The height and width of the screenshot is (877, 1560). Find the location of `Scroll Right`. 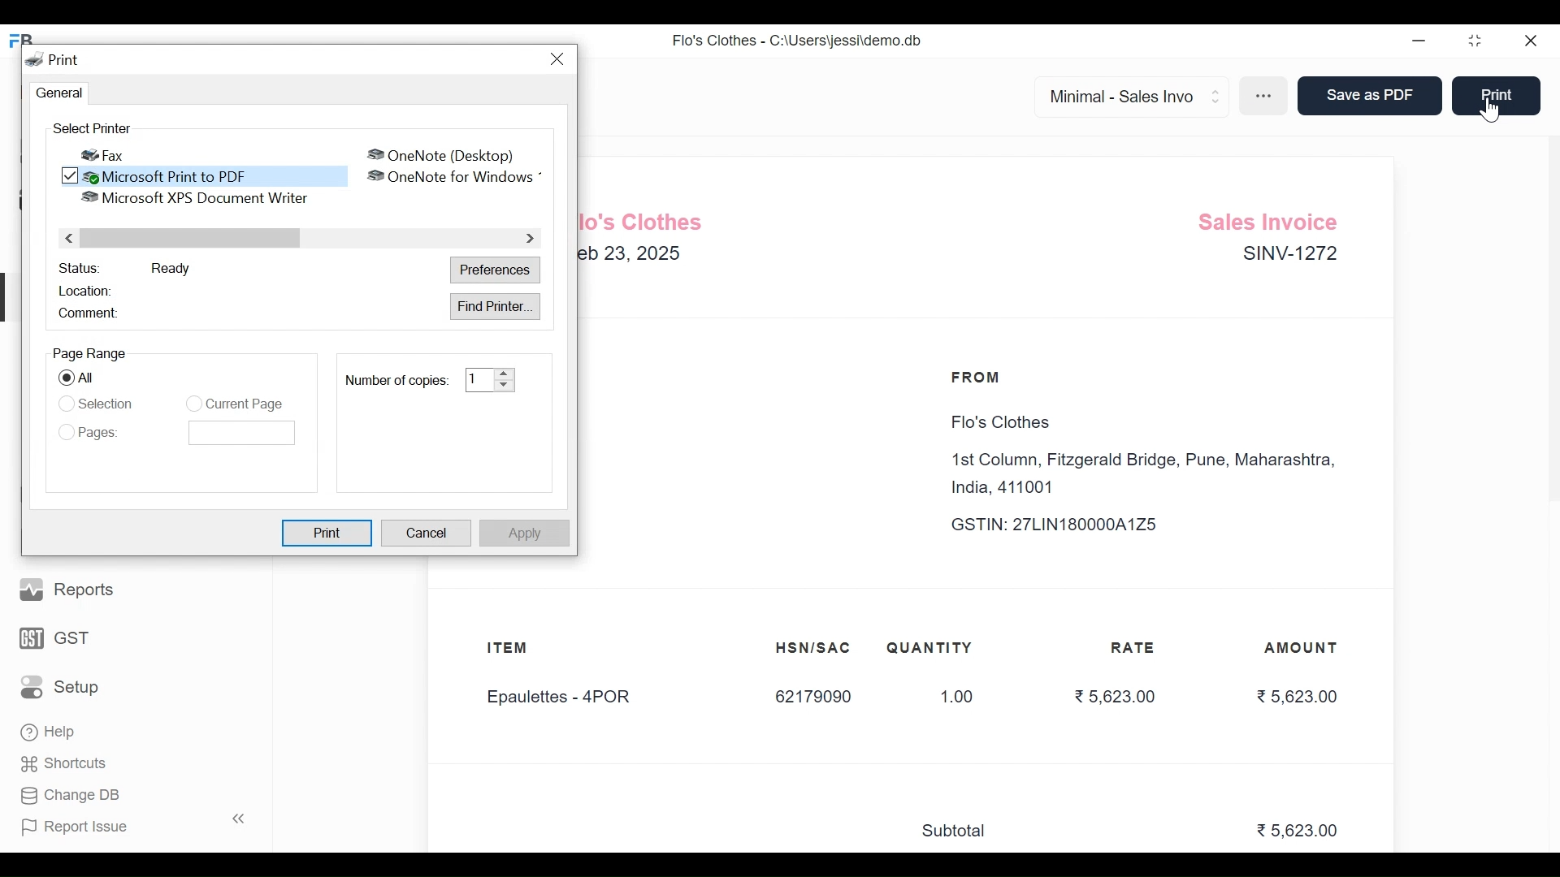

Scroll Right is located at coordinates (527, 239).